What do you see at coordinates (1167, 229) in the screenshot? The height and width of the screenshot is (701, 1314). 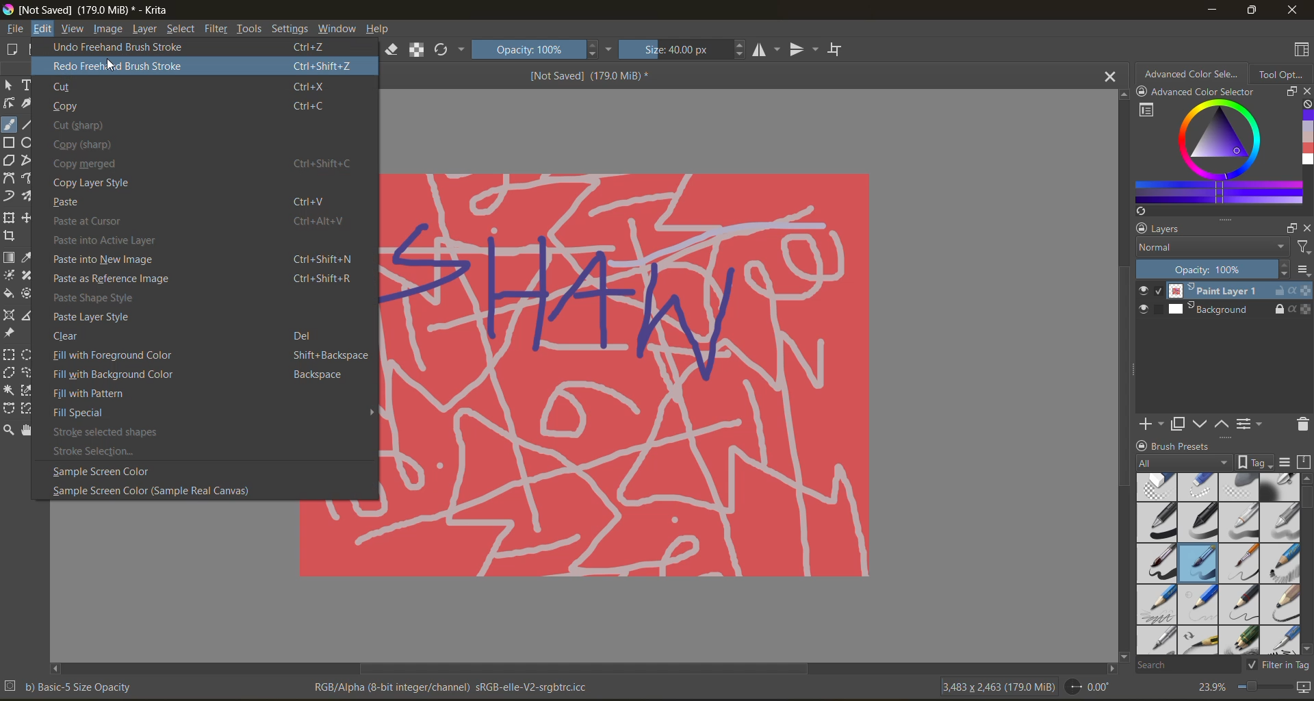 I see `layers` at bounding box center [1167, 229].